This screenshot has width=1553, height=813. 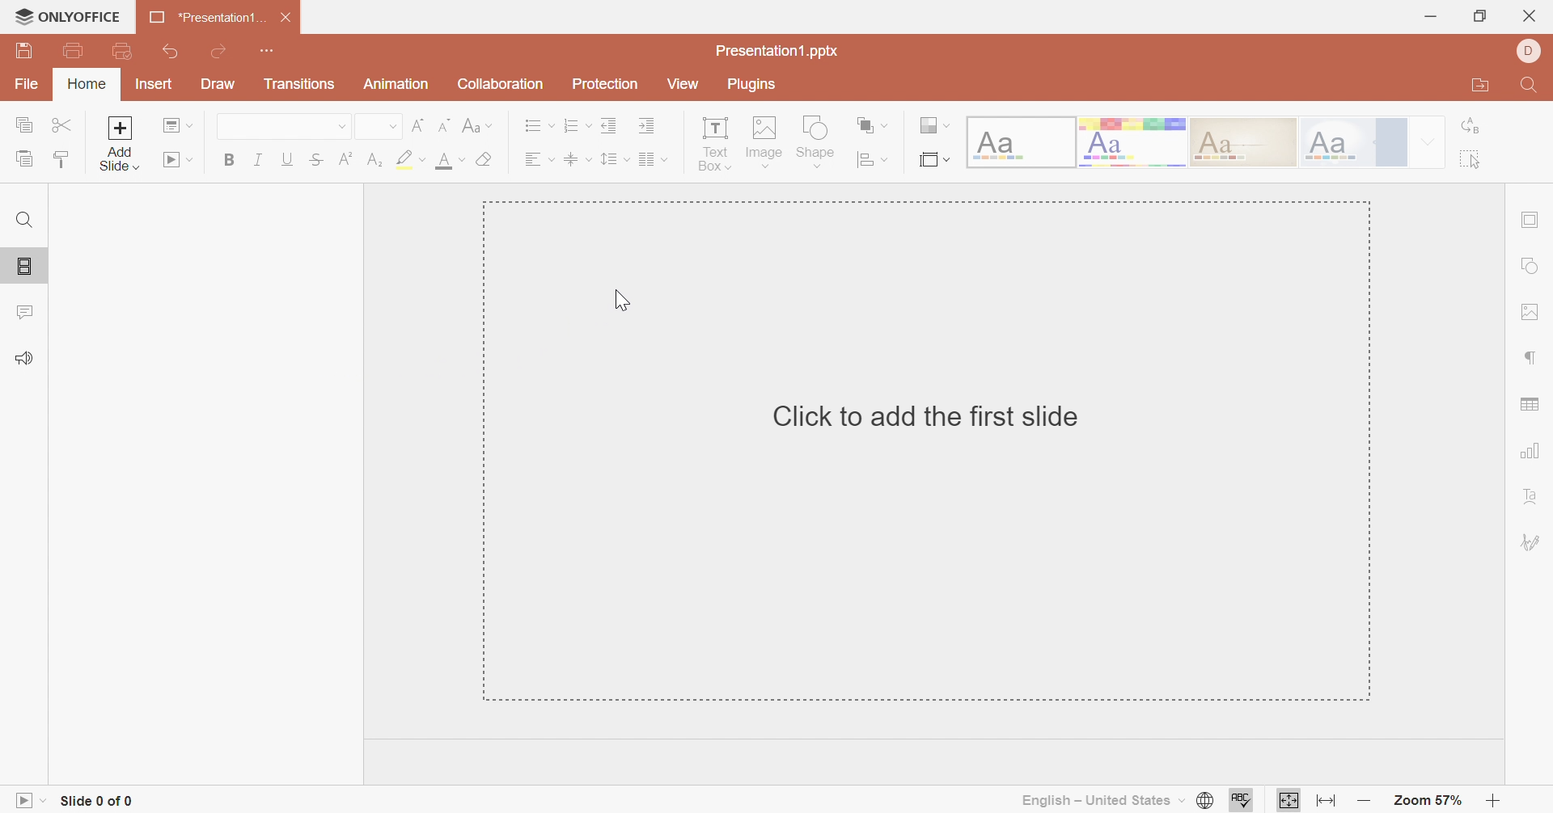 I want to click on Drop Down, so click(x=950, y=159).